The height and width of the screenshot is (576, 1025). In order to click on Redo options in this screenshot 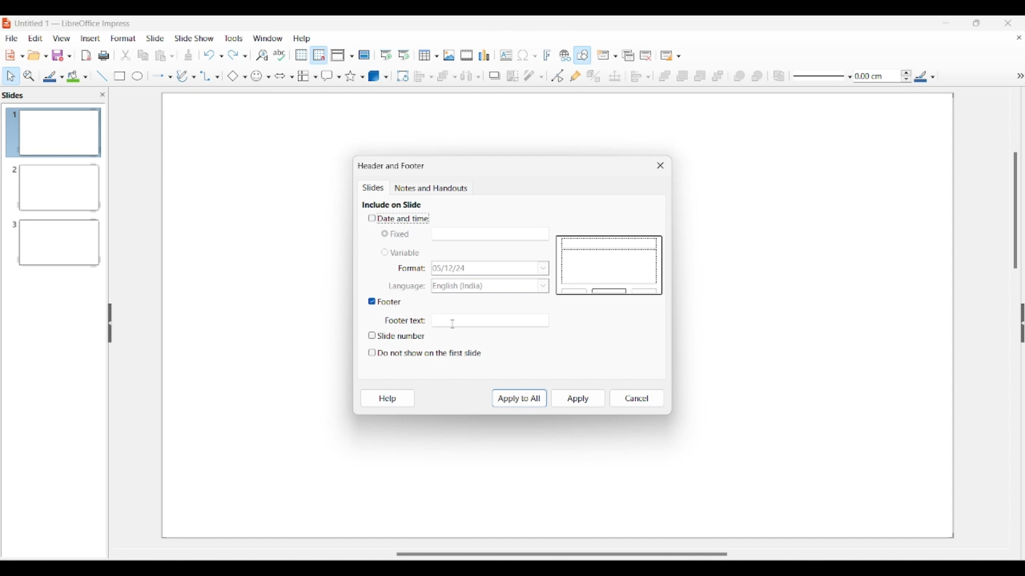, I will do `click(238, 54)`.